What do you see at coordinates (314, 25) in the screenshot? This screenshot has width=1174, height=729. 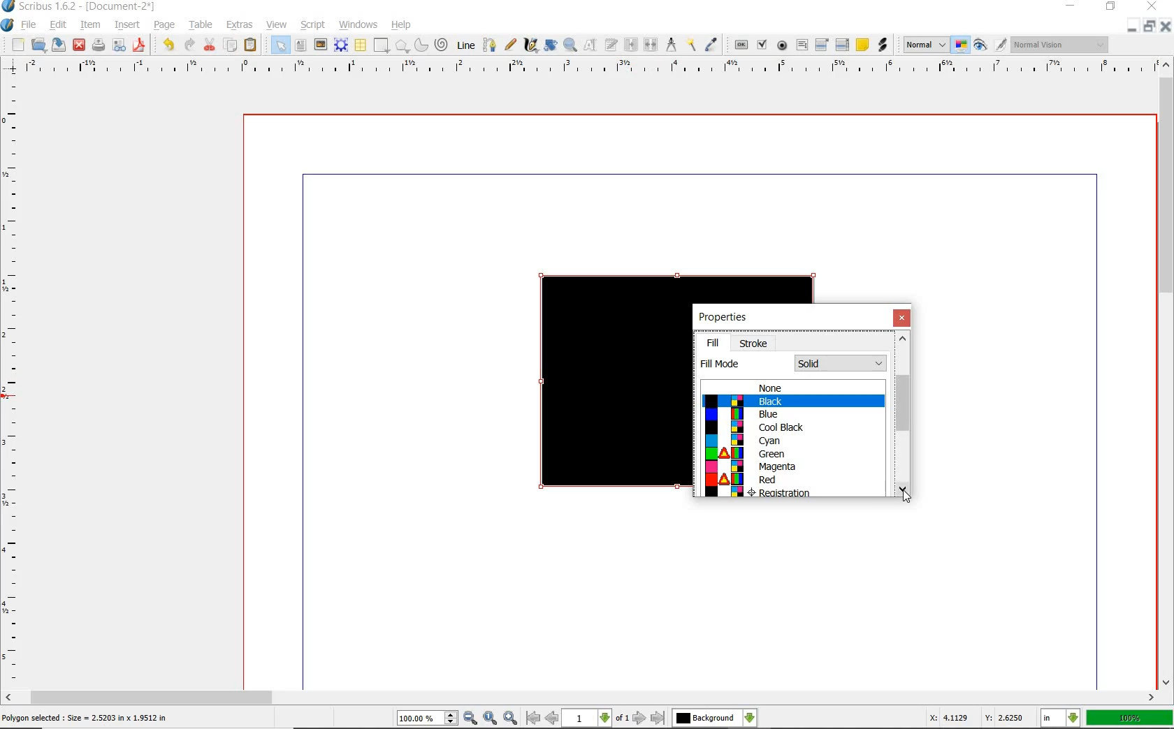 I see `script` at bounding box center [314, 25].